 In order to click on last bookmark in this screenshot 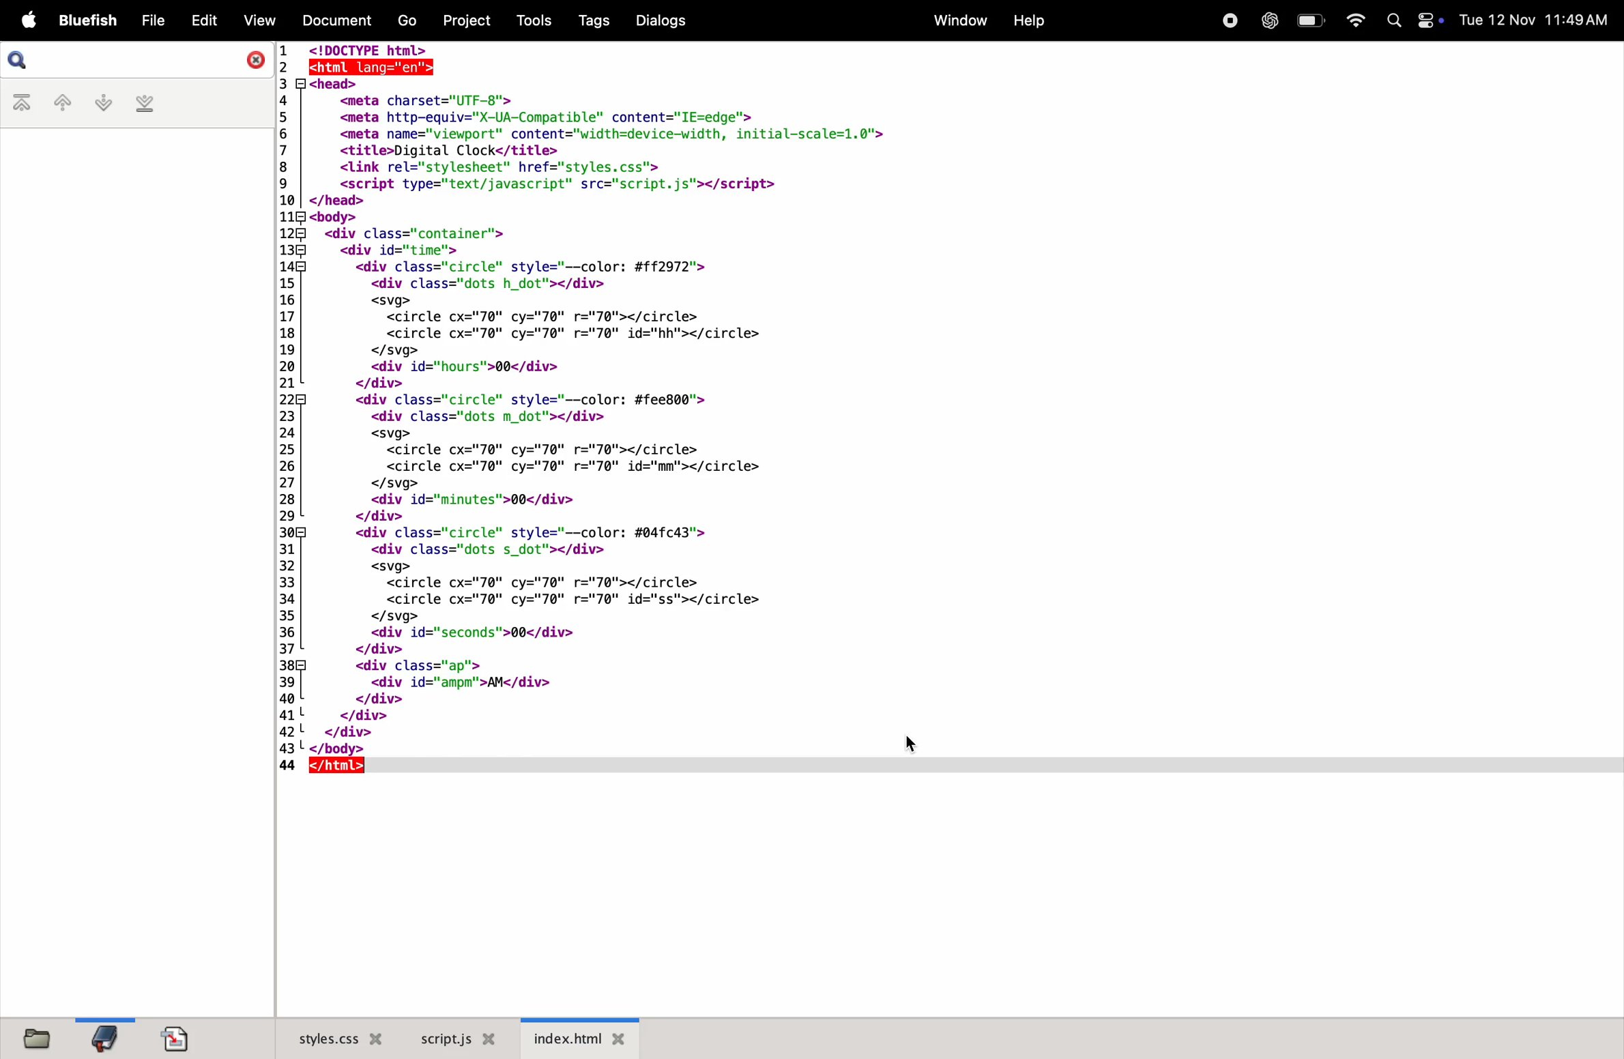, I will do `click(145, 104)`.